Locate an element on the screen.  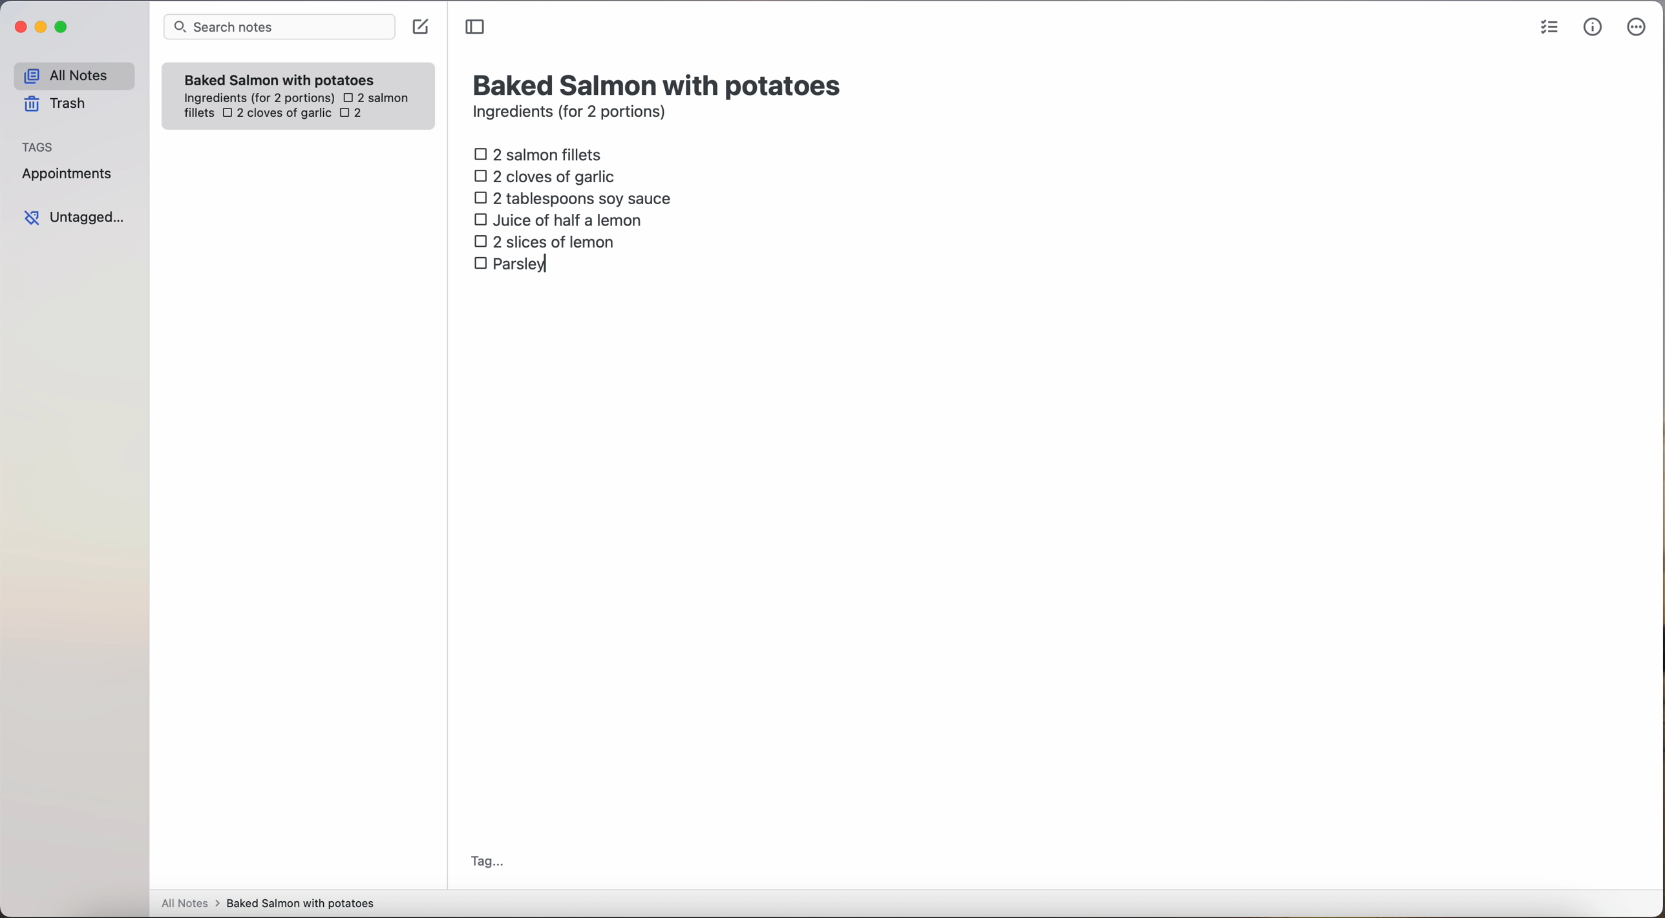
maximize is located at coordinates (63, 26).